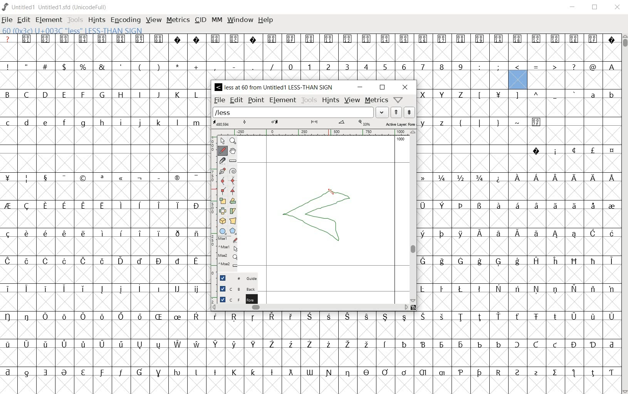 Image resolution: width=628 pixels, height=394 pixels. What do you see at coordinates (105, 162) in the screenshot?
I see `empty cells` at bounding box center [105, 162].